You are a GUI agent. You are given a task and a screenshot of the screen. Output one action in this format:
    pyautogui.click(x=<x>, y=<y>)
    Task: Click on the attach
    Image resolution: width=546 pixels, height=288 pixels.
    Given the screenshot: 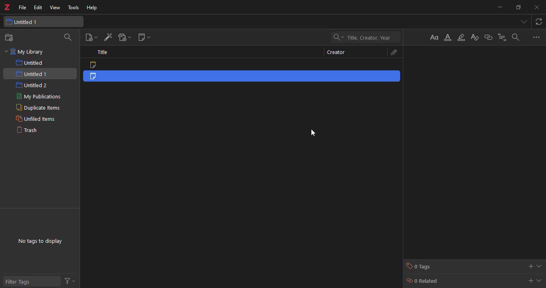 What is the action you would take?
    pyautogui.click(x=390, y=52)
    